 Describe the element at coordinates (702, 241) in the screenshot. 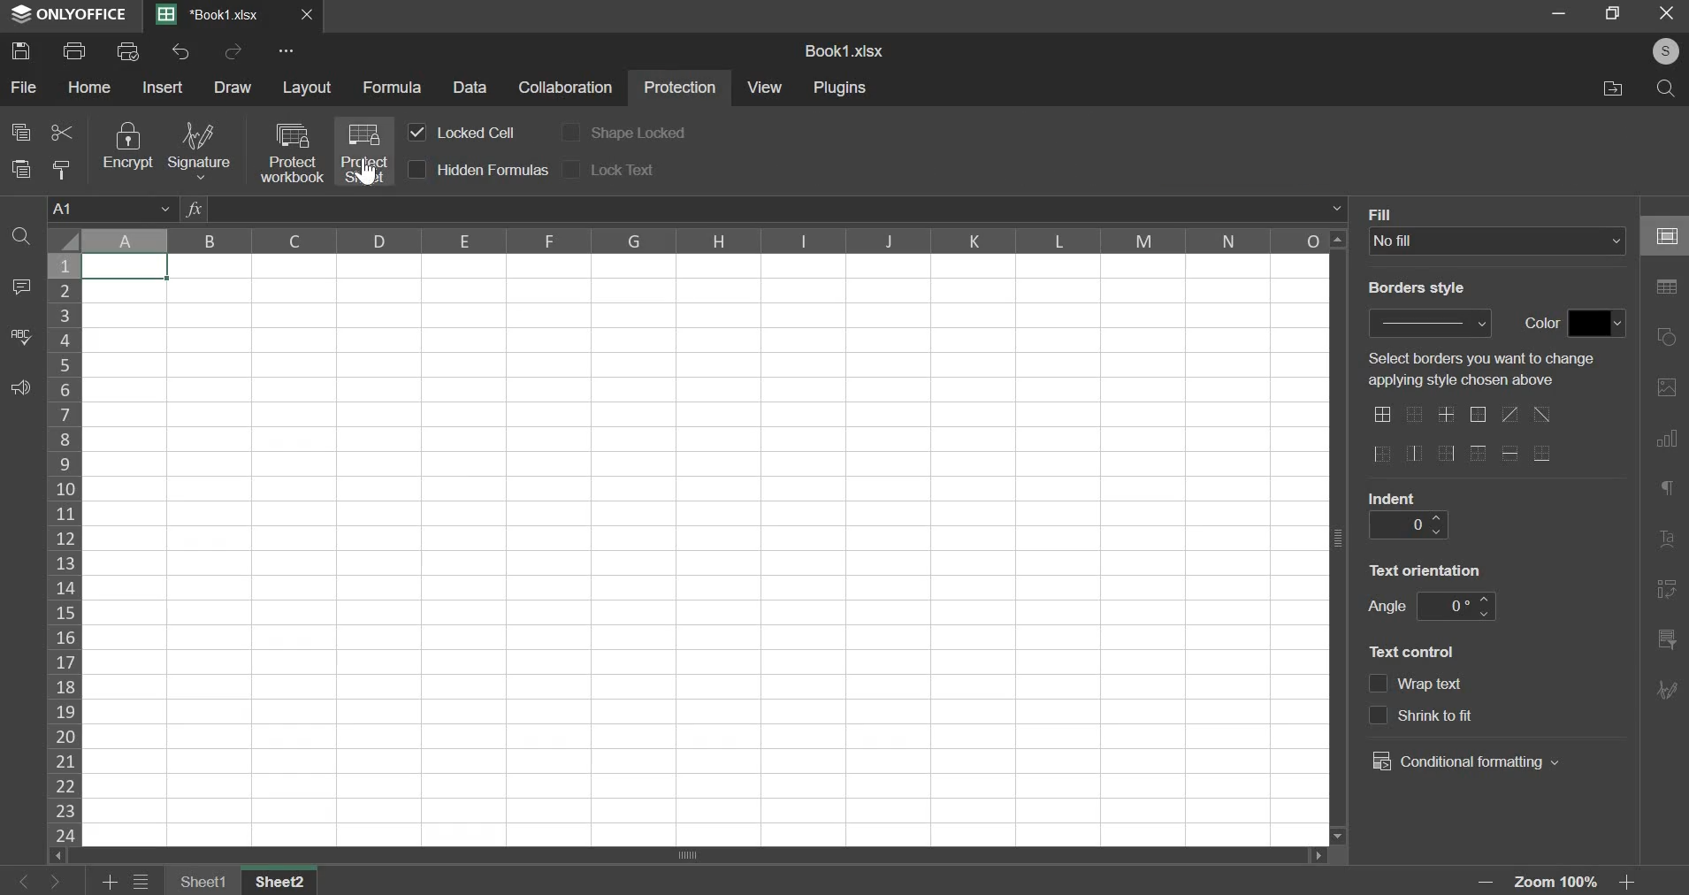

I see `column` at that location.